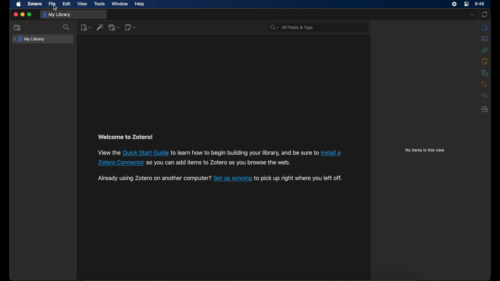 This screenshot has width=500, height=281. What do you see at coordinates (130, 27) in the screenshot?
I see `new note` at bounding box center [130, 27].